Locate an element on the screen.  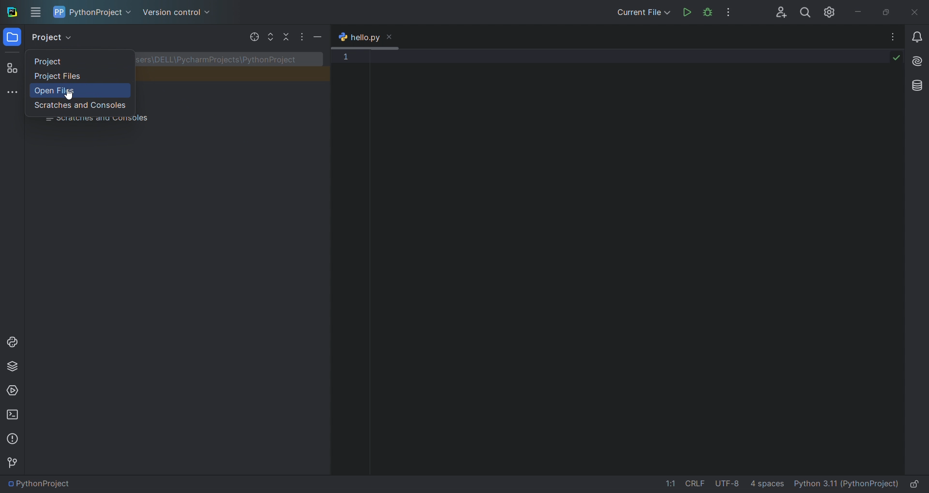
python console is located at coordinates (12, 343).